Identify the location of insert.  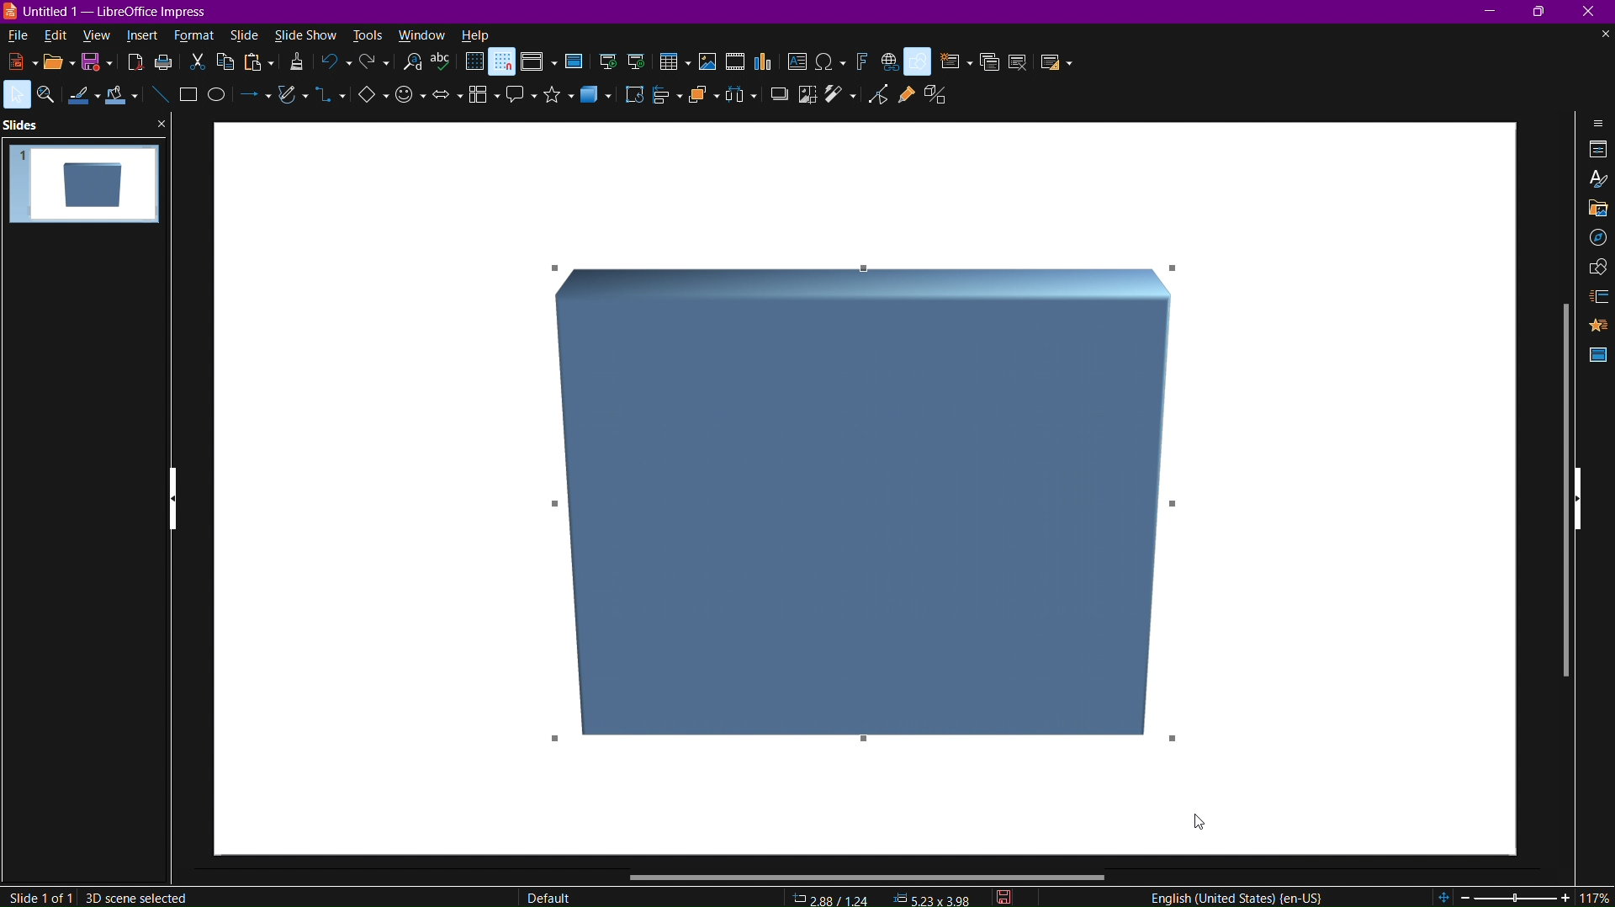
(146, 35).